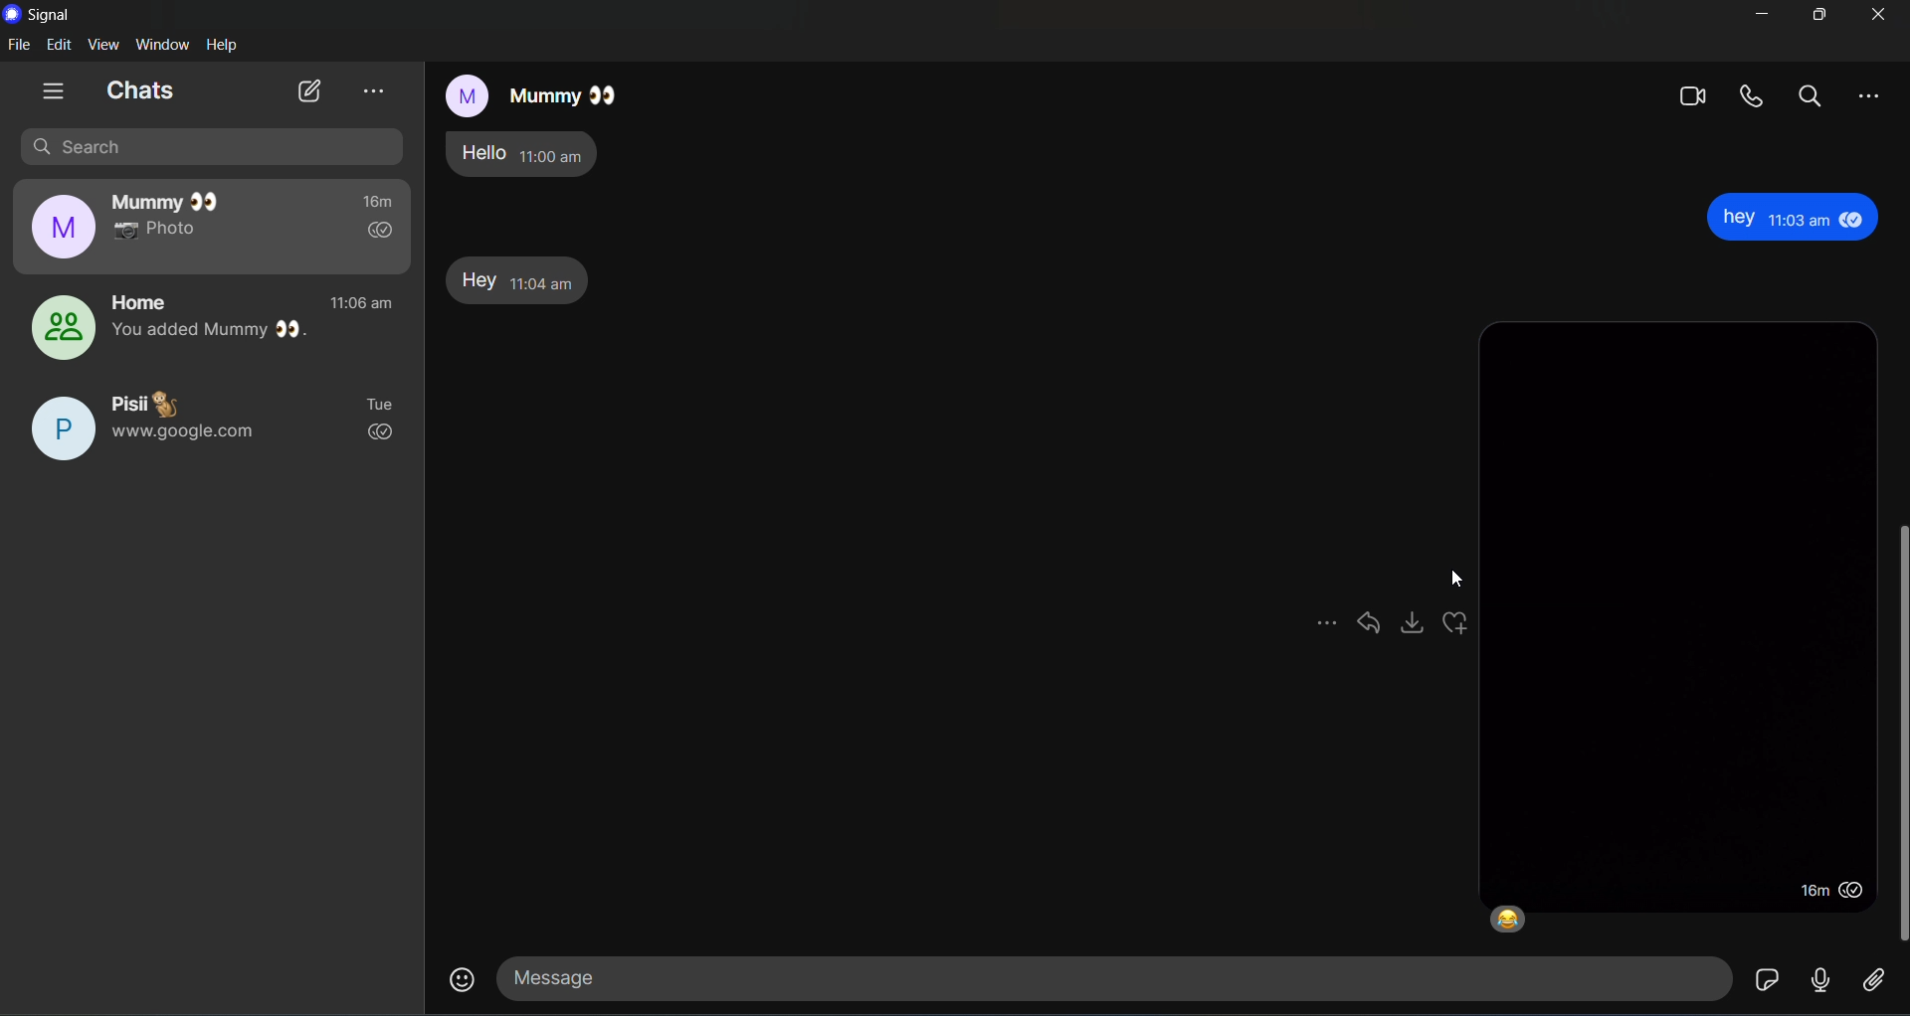 The image size is (1910, 1016). I want to click on search, so click(212, 146).